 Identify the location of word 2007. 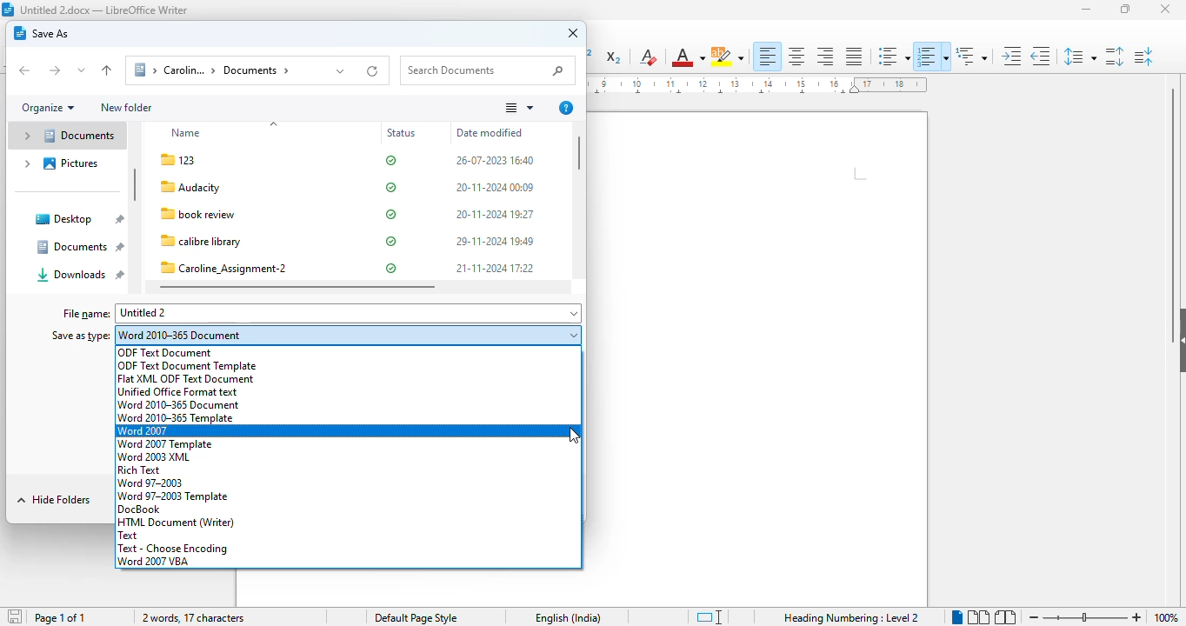
(151, 430).